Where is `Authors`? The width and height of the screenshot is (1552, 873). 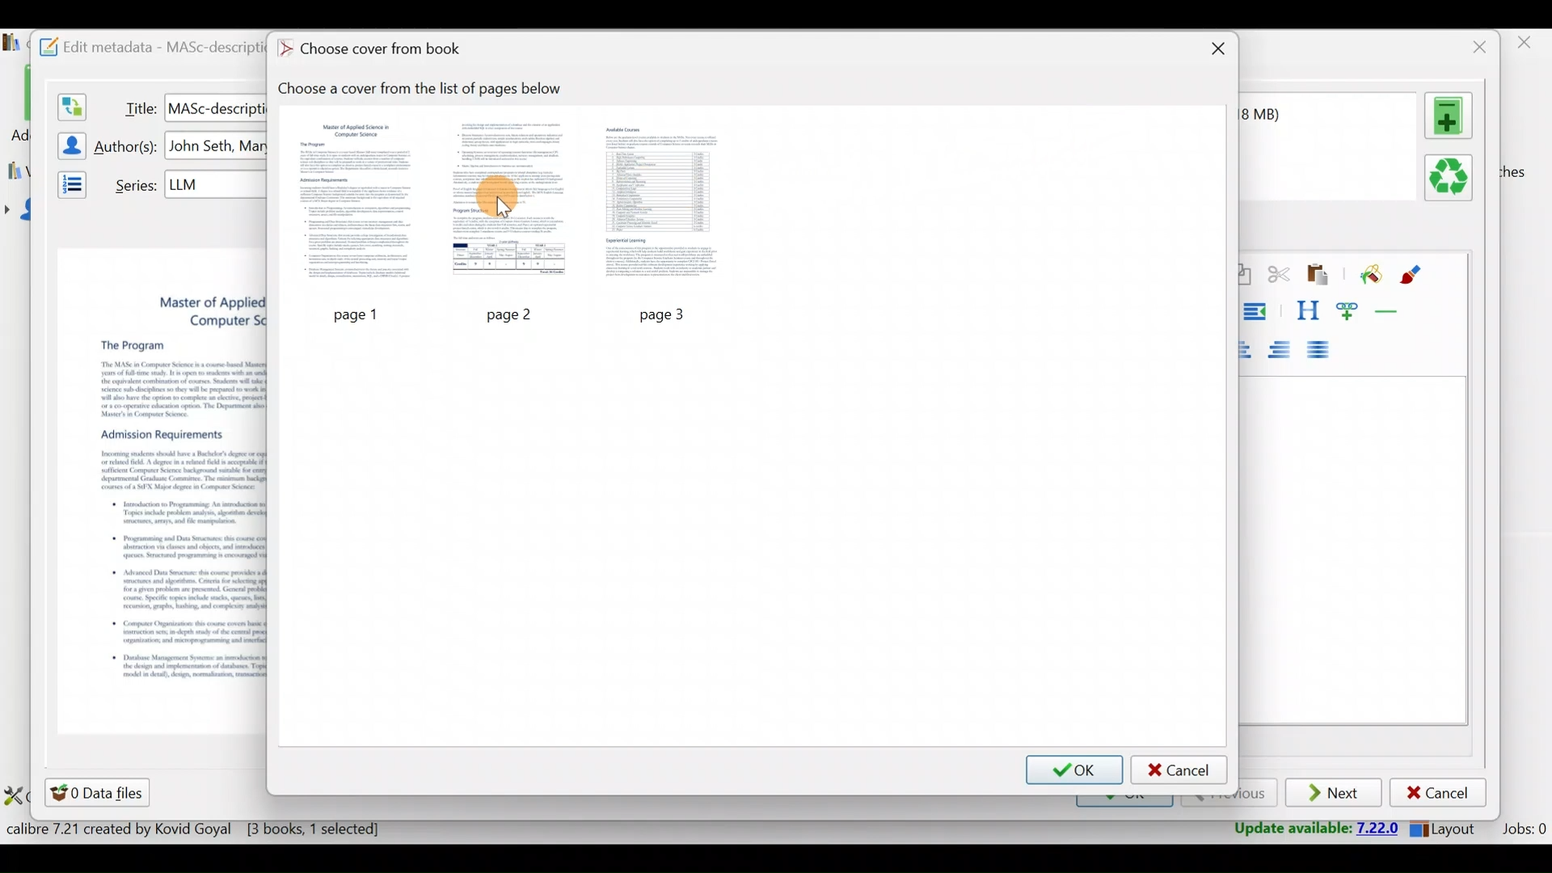 Authors is located at coordinates (128, 147).